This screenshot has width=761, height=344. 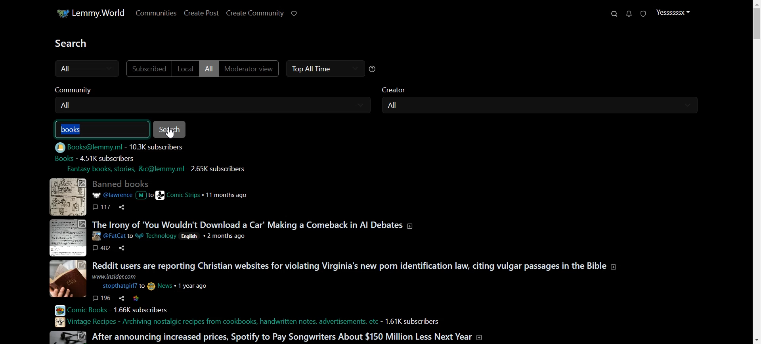 What do you see at coordinates (327, 69) in the screenshot?
I see `Top All Time` at bounding box center [327, 69].